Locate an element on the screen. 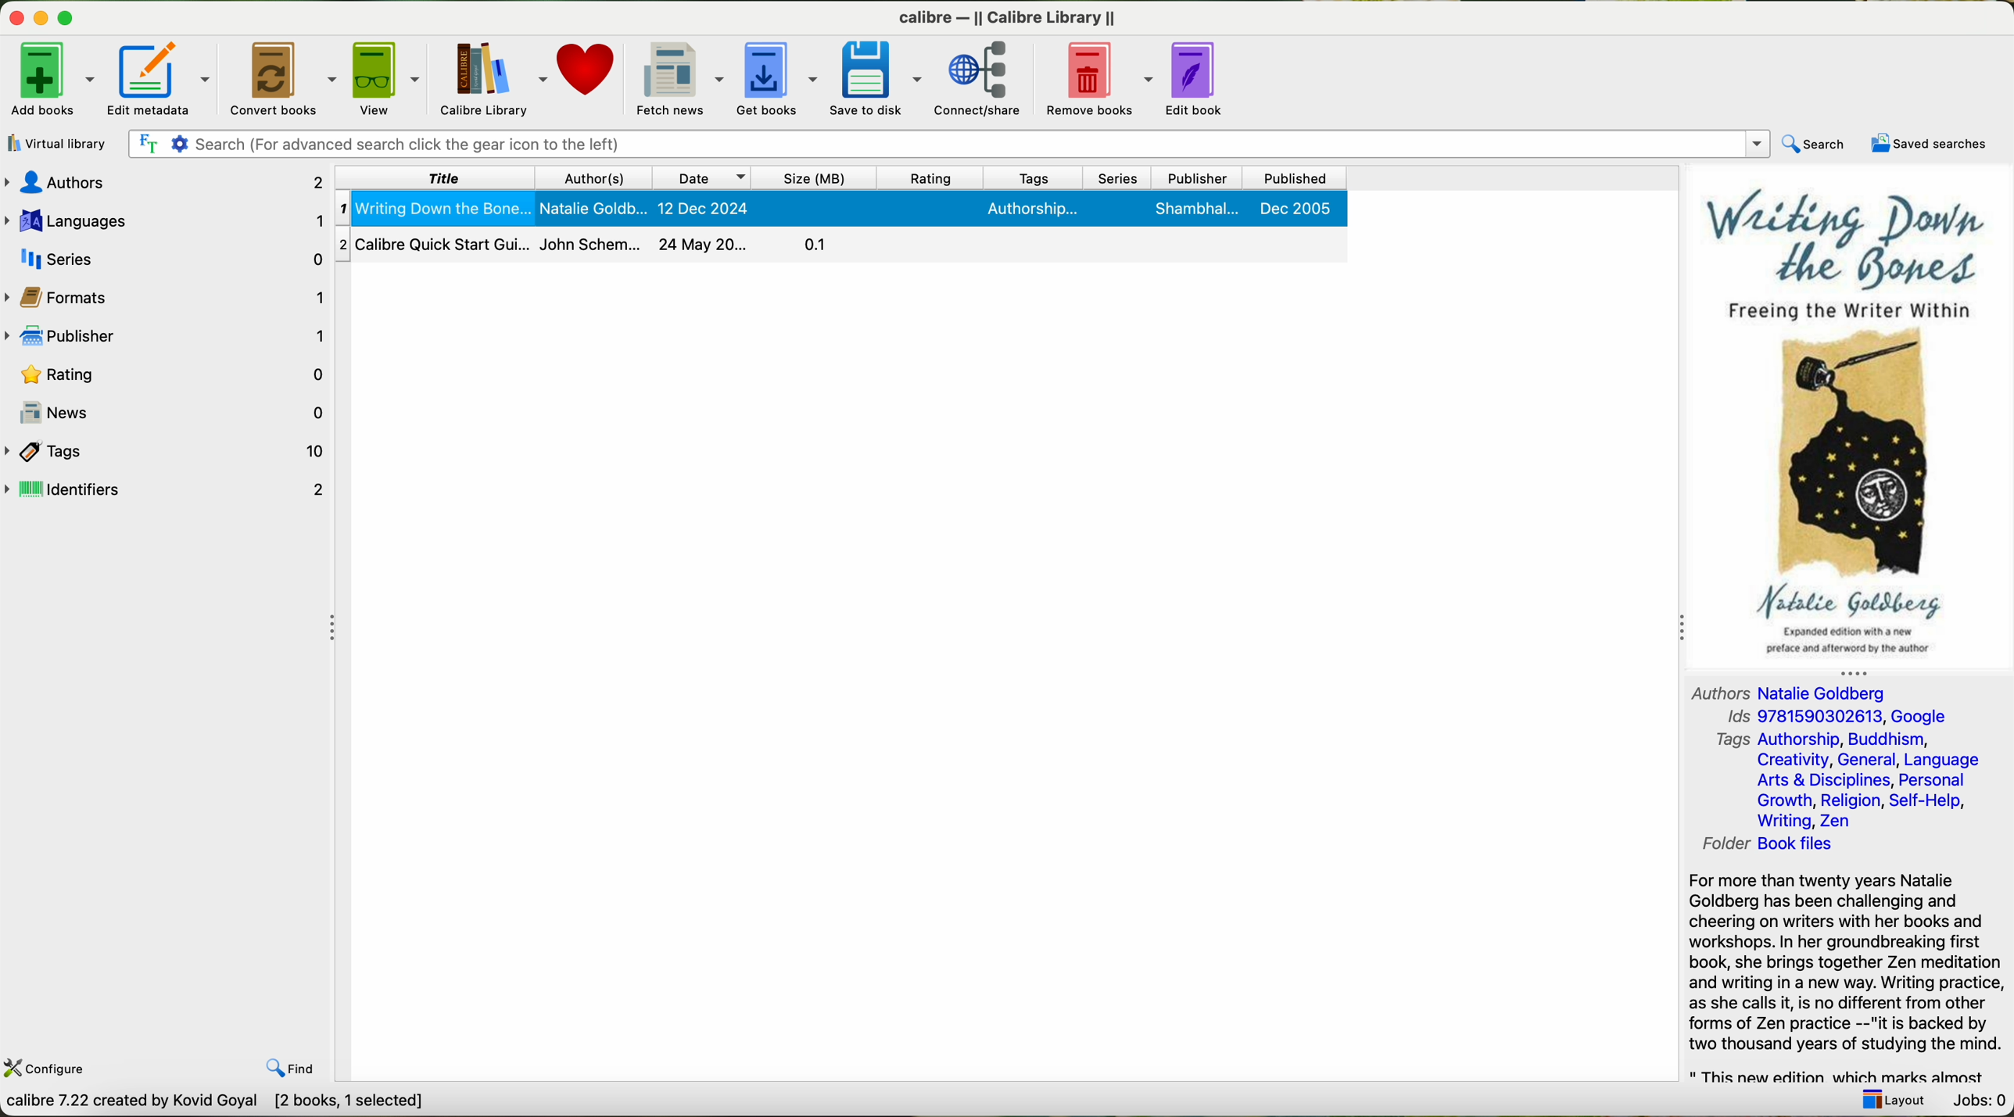  size is located at coordinates (815, 177).